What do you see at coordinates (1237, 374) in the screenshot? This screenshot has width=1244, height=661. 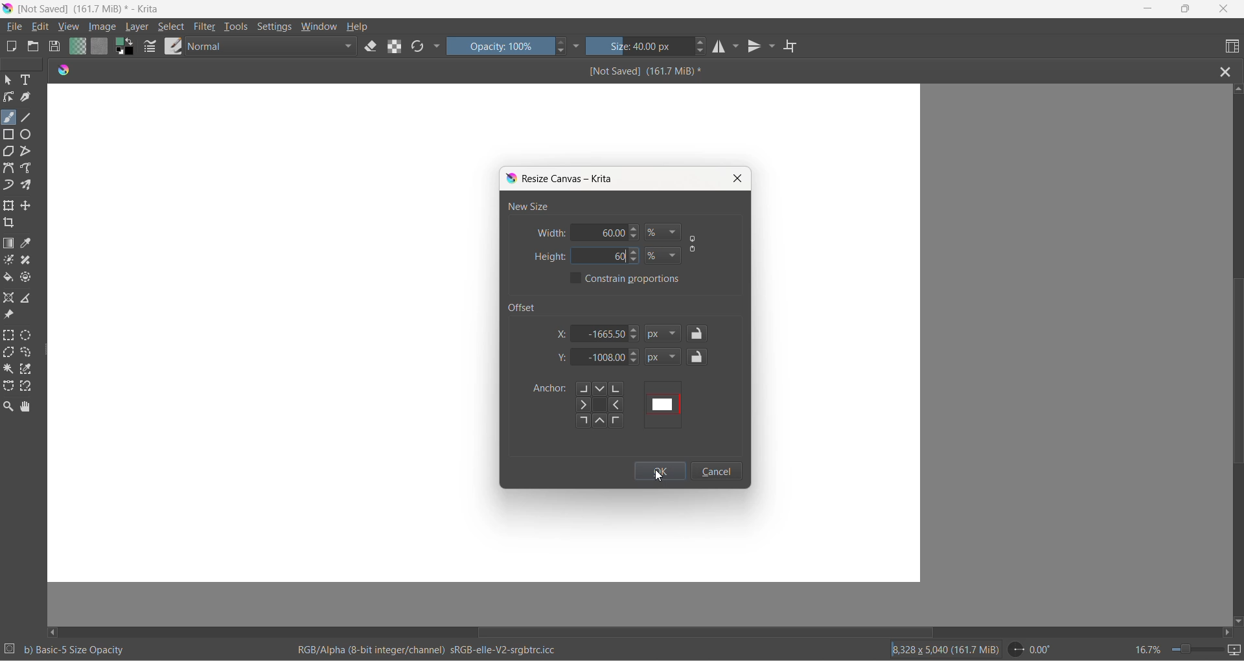 I see `vertical scroll bar` at bounding box center [1237, 374].